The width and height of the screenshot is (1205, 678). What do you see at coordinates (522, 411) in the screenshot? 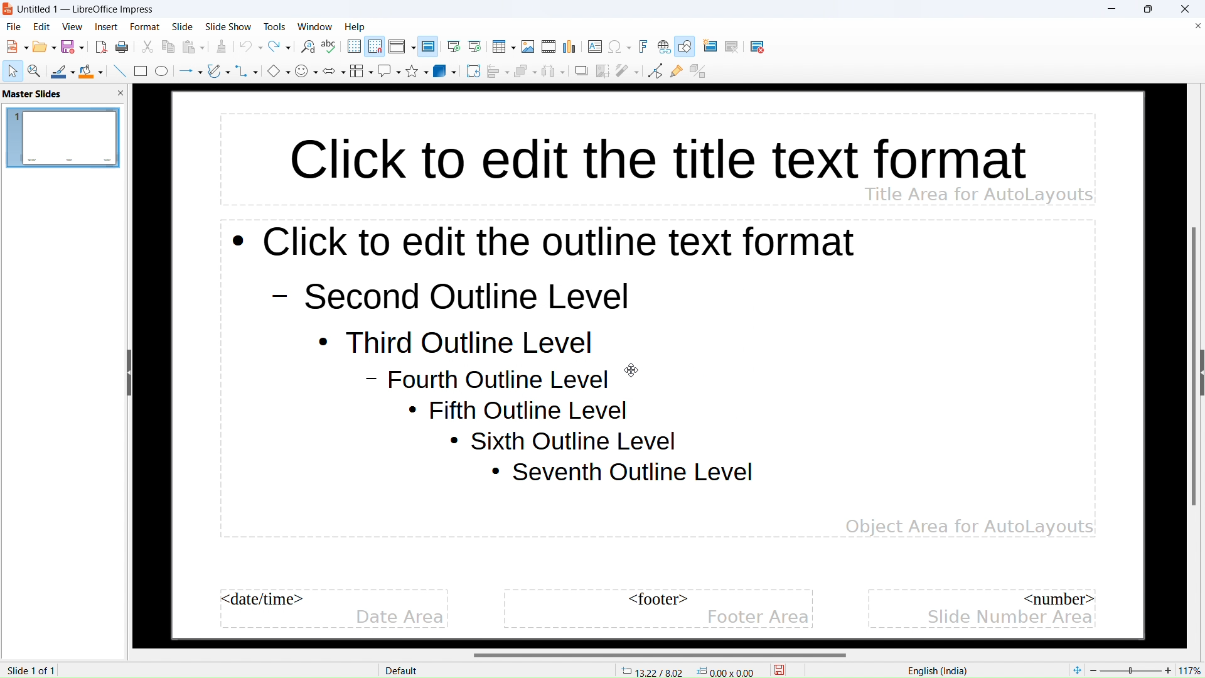
I see `Fifth outline level` at bounding box center [522, 411].